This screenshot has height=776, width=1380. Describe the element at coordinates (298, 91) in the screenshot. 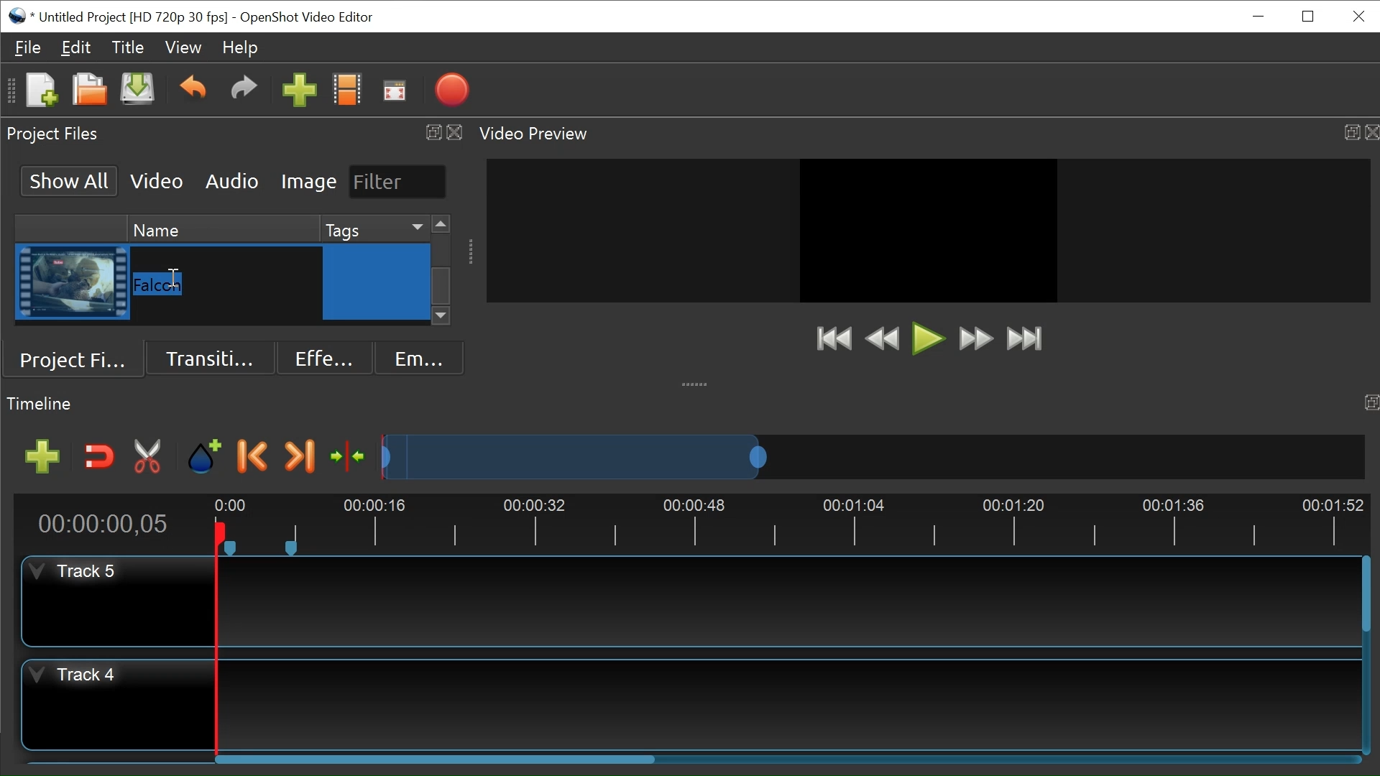

I see `Import Files` at that location.